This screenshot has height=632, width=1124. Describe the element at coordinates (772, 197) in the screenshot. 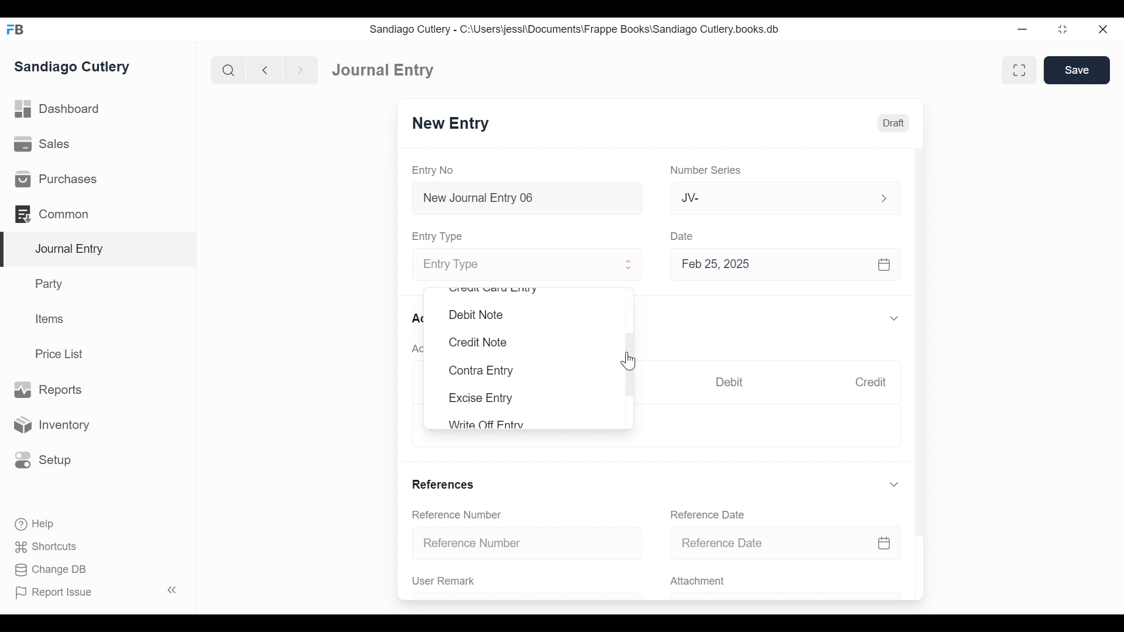

I see `JV-` at that location.